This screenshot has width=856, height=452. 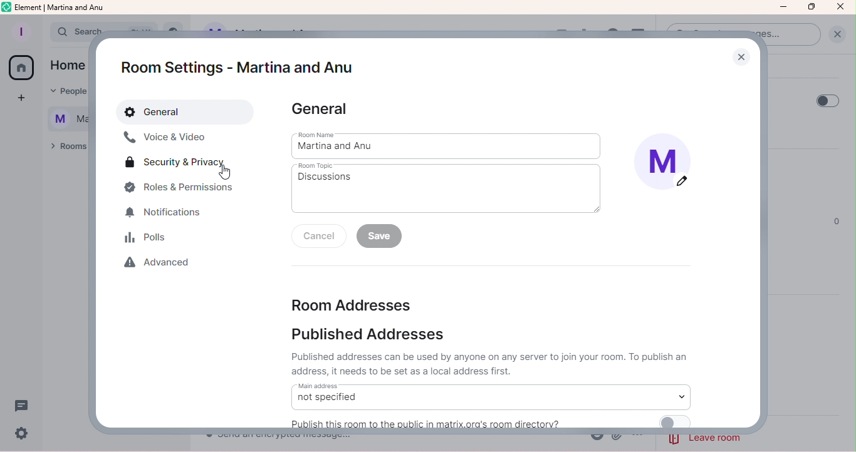 What do you see at coordinates (812, 7) in the screenshot?
I see `Maximize` at bounding box center [812, 7].